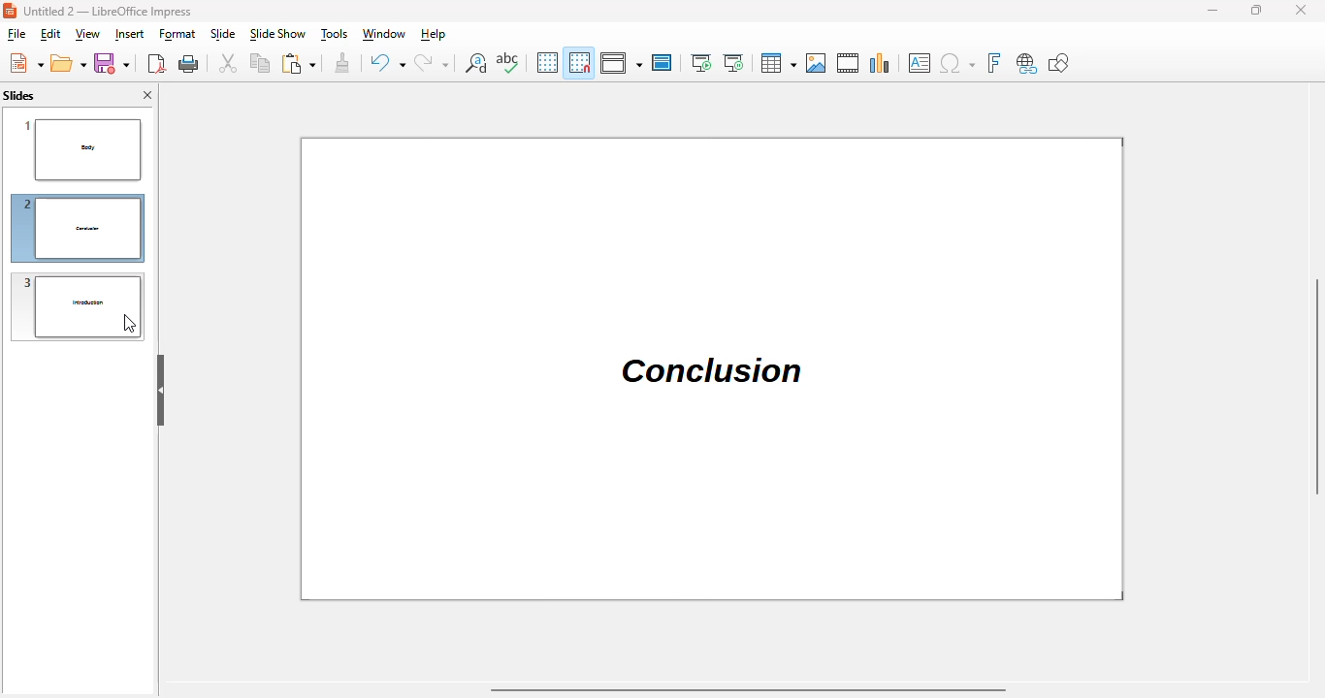 This screenshot has height=698, width=1325. What do you see at coordinates (957, 63) in the screenshot?
I see `insert special characters` at bounding box center [957, 63].